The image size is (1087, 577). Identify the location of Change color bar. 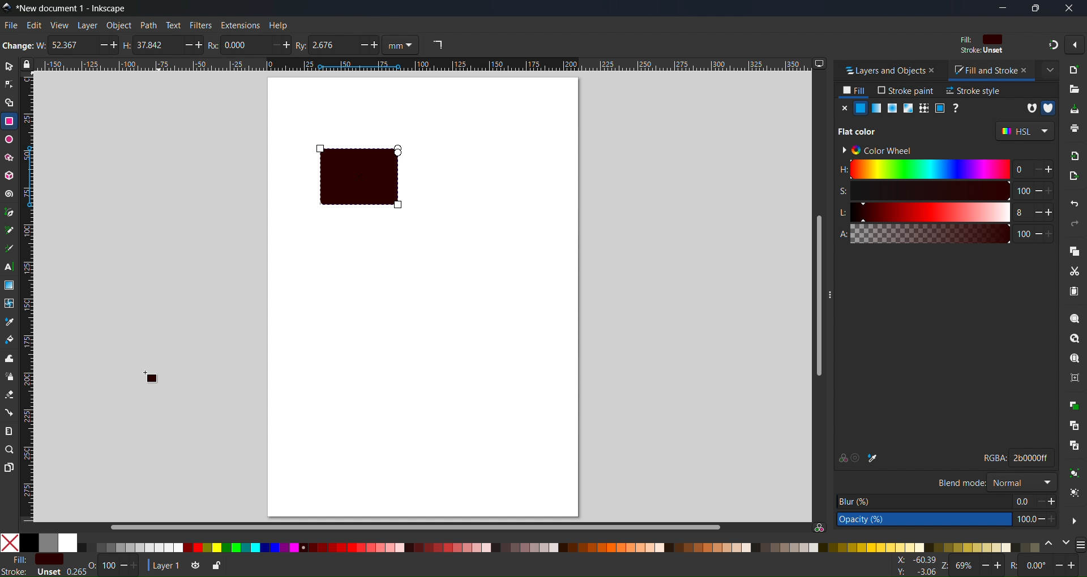
(1049, 545).